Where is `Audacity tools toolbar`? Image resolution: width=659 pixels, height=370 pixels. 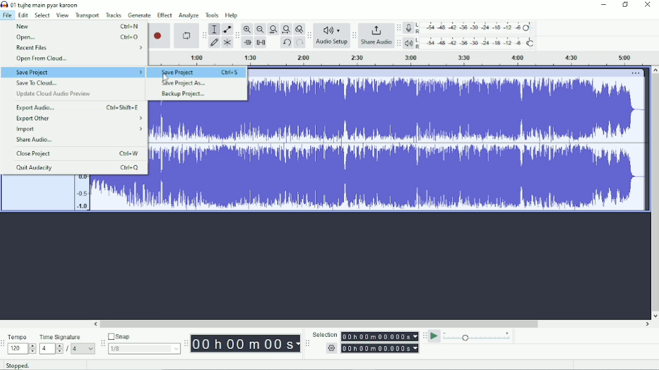
Audacity tools toolbar is located at coordinates (205, 34).